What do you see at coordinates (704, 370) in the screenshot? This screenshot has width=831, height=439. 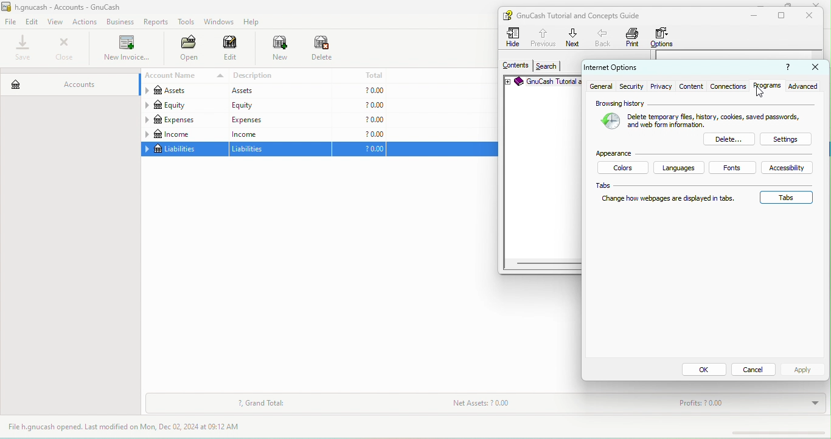 I see `ok` at bounding box center [704, 370].